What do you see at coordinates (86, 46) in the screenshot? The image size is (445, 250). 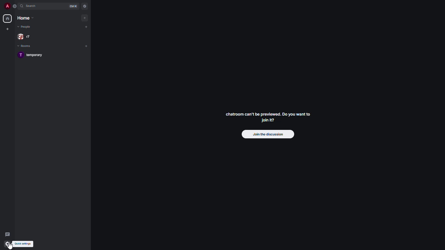 I see `add` at bounding box center [86, 46].